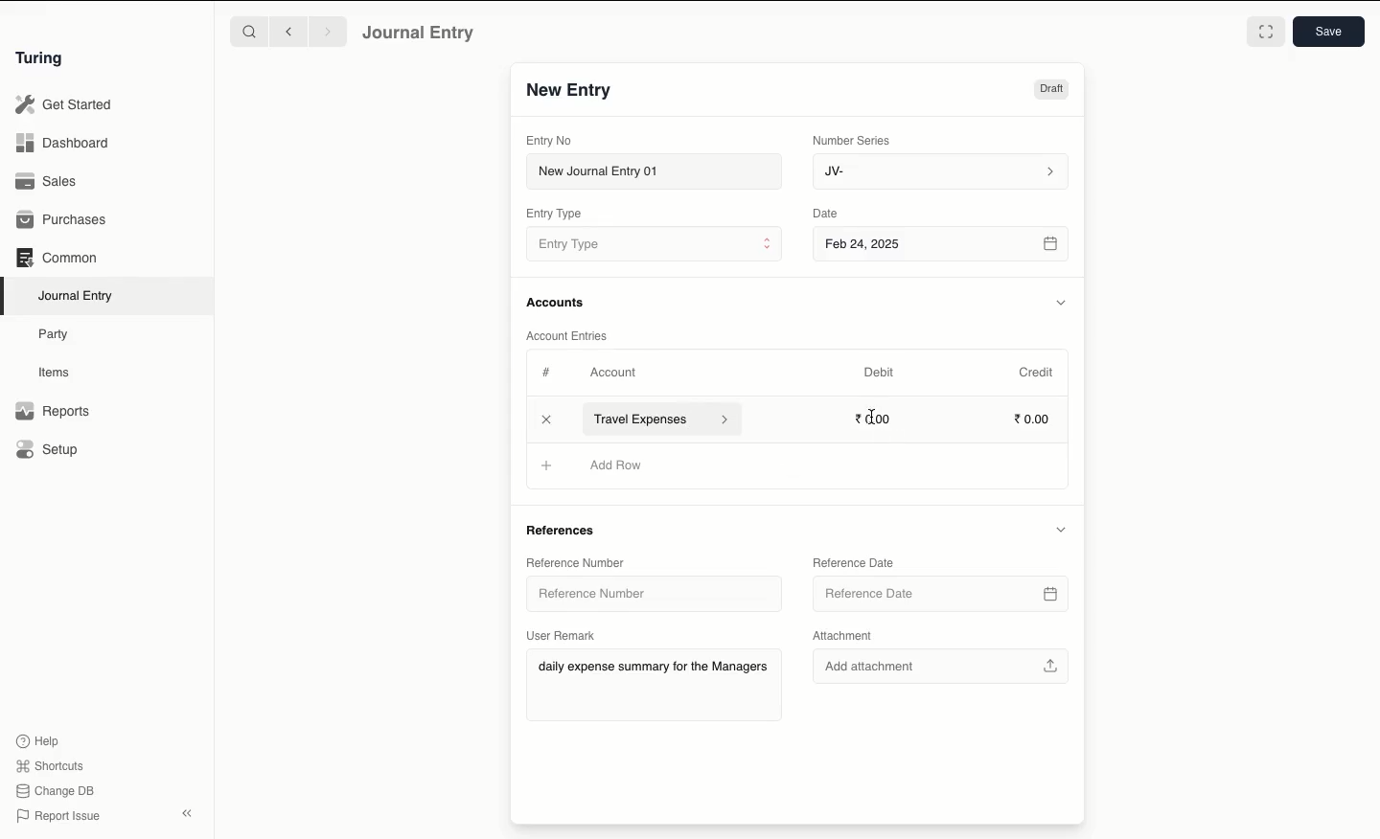 The width and height of the screenshot is (1380, 839). I want to click on Add, so click(545, 463).